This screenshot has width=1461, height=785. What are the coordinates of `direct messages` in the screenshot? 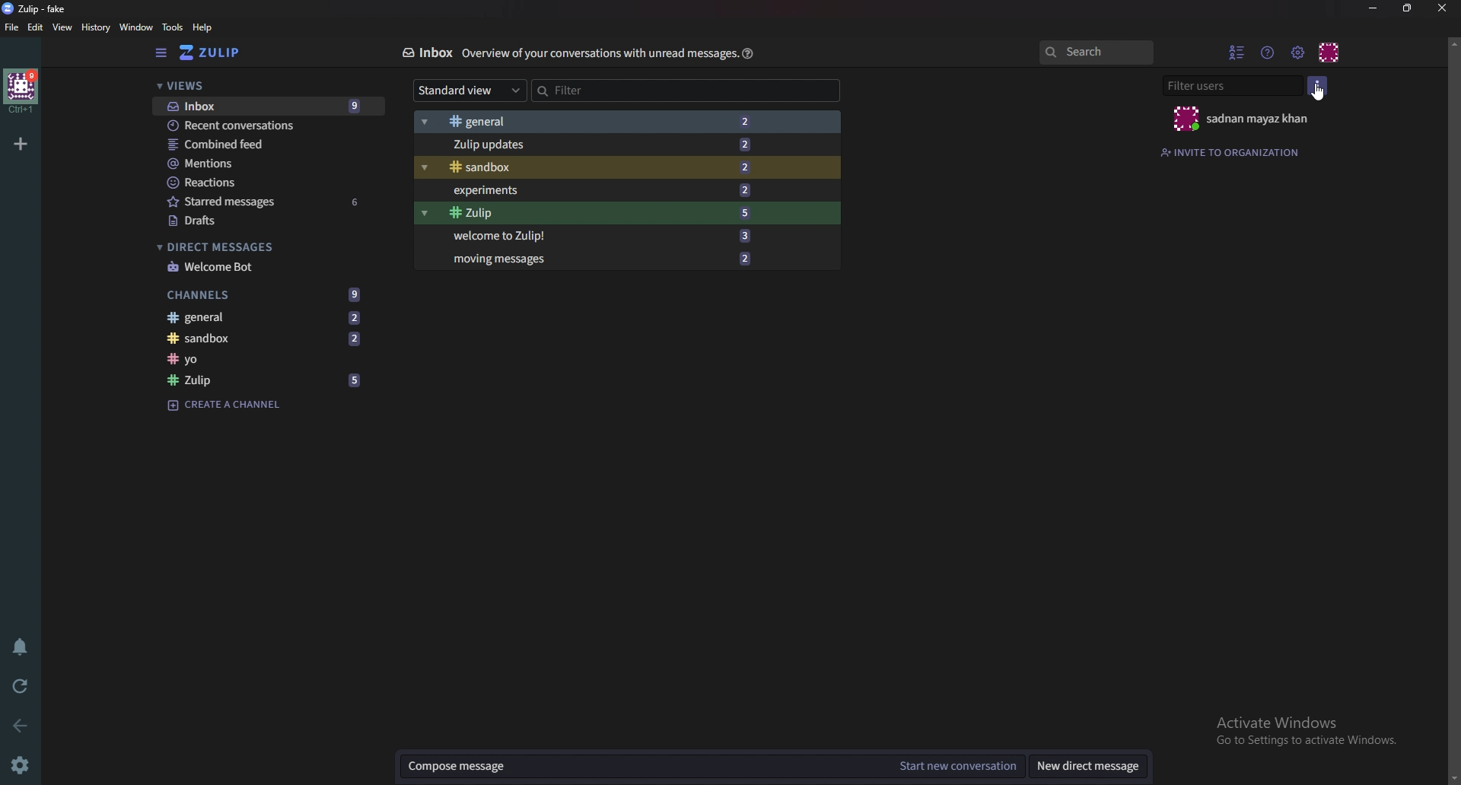 It's located at (261, 246).